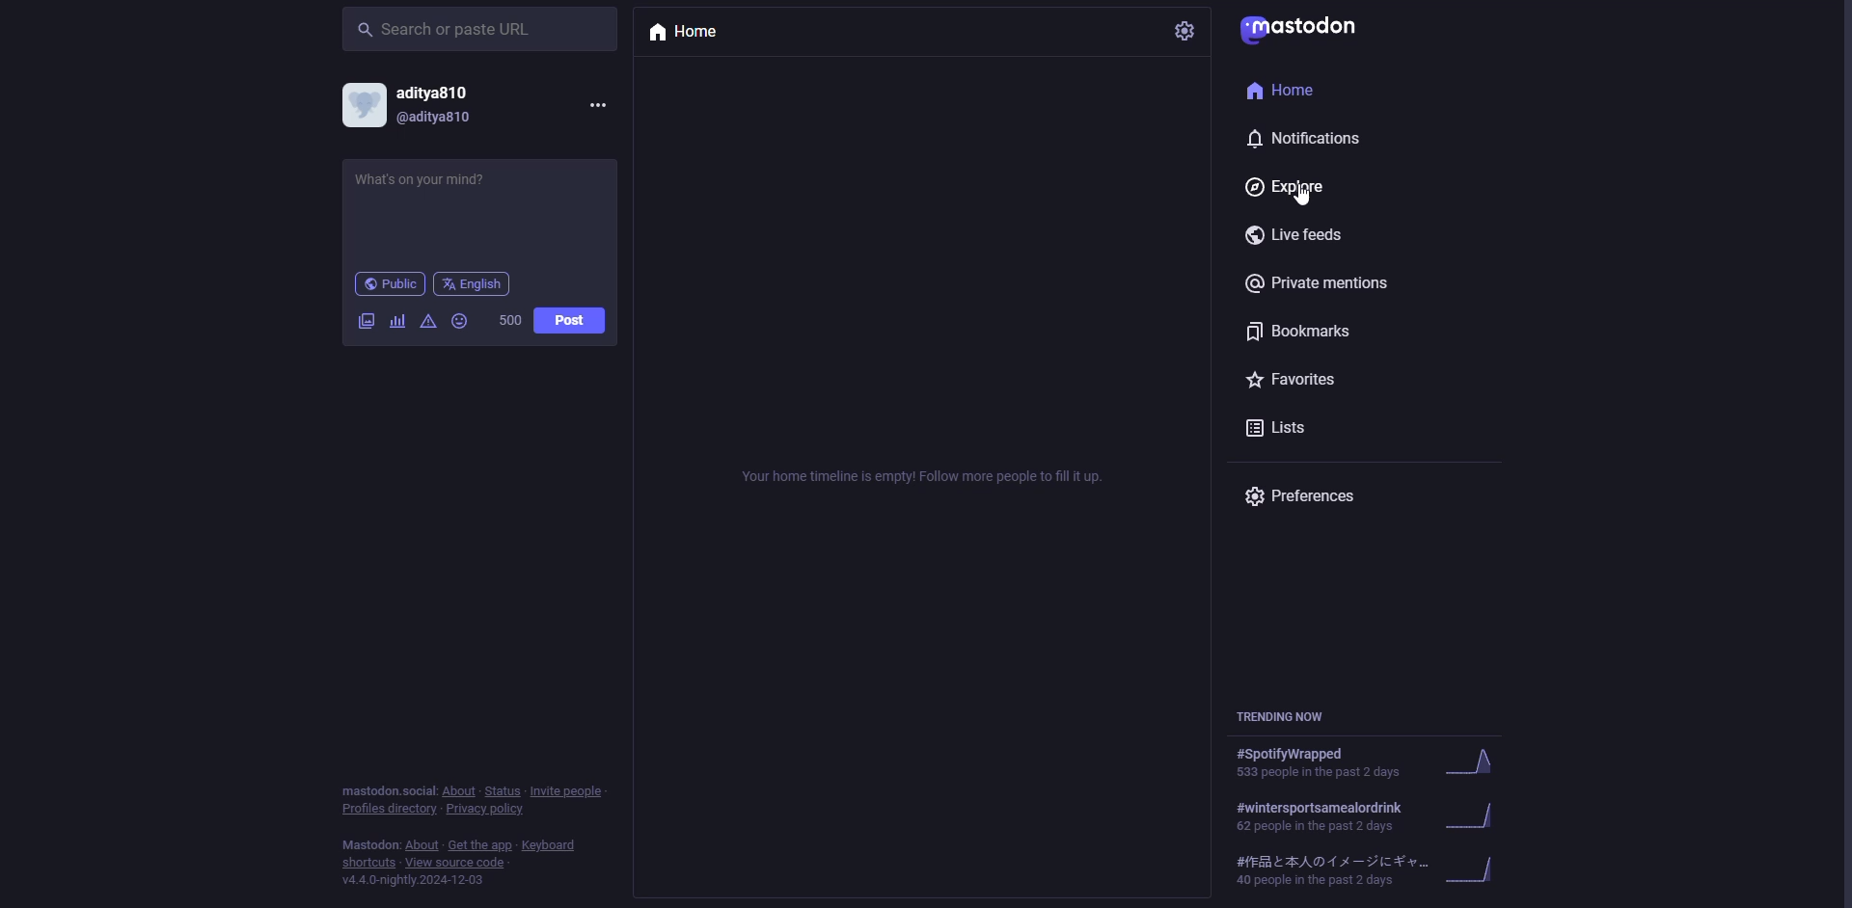  What do you see at coordinates (396, 321) in the screenshot?
I see `poll` at bounding box center [396, 321].